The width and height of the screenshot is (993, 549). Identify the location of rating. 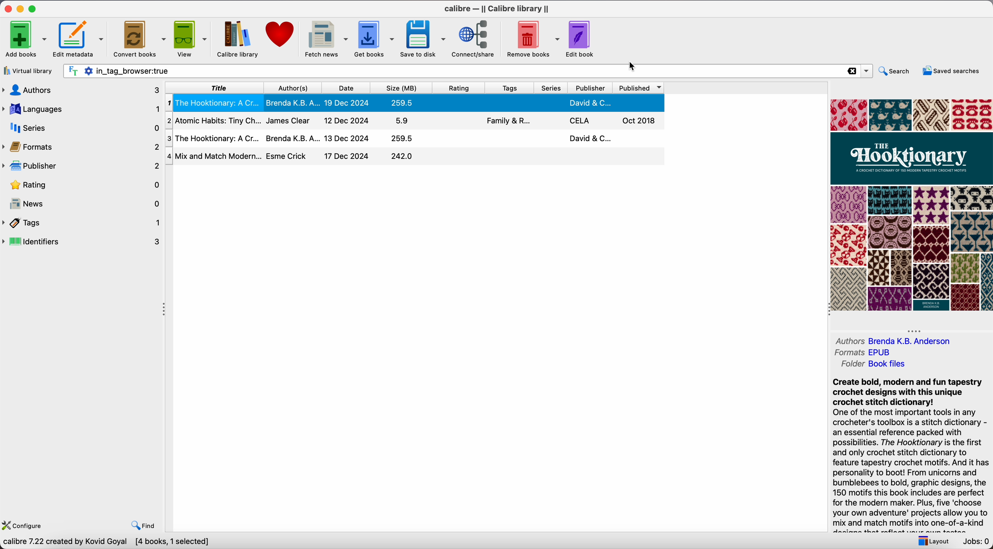
(460, 87).